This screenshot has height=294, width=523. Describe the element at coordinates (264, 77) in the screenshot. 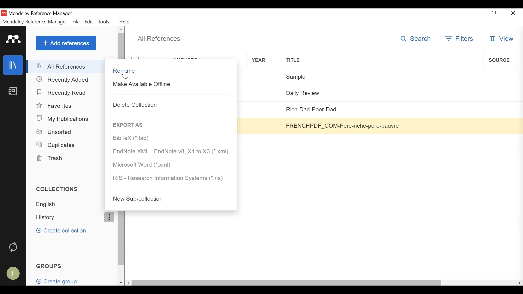

I see `Year` at that location.